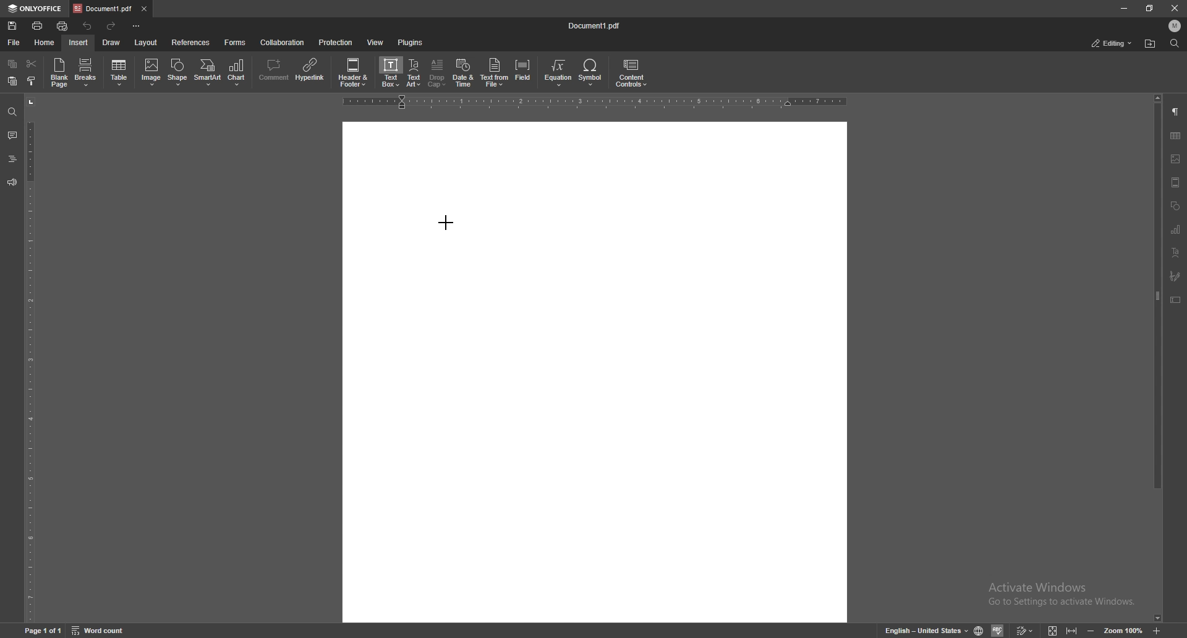 The image size is (1187, 638). What do you see at coordinates (559, 73) in the screenshot?
I see `equation` at bounding box center [559, 73].